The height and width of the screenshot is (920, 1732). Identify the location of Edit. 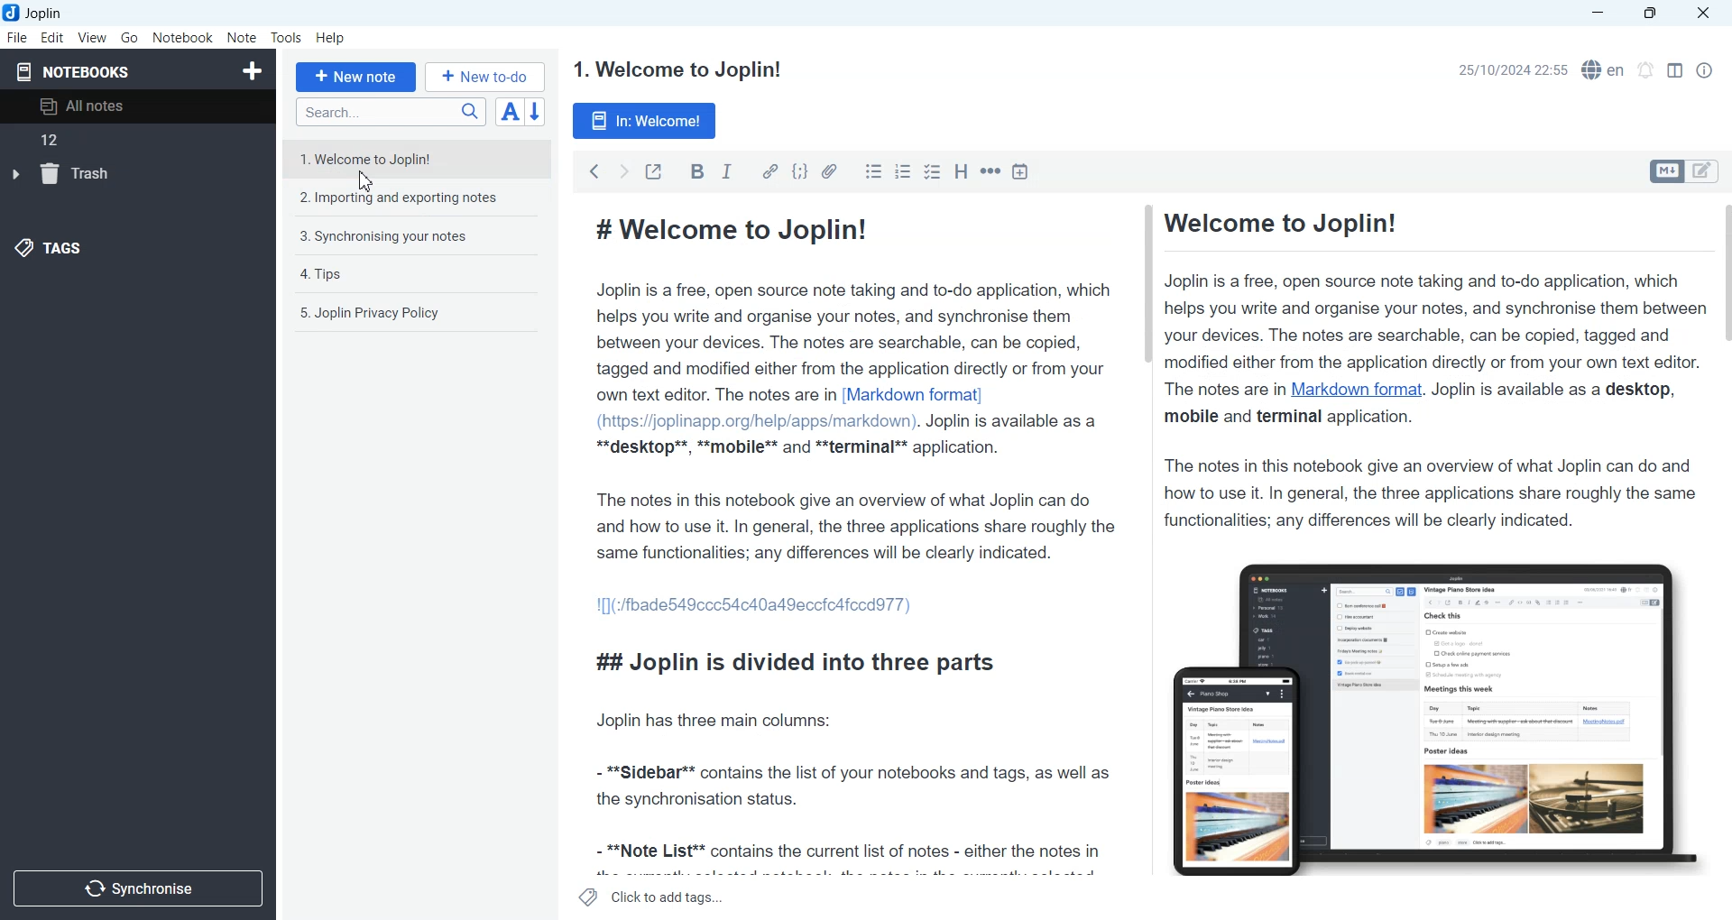
(52, 37).